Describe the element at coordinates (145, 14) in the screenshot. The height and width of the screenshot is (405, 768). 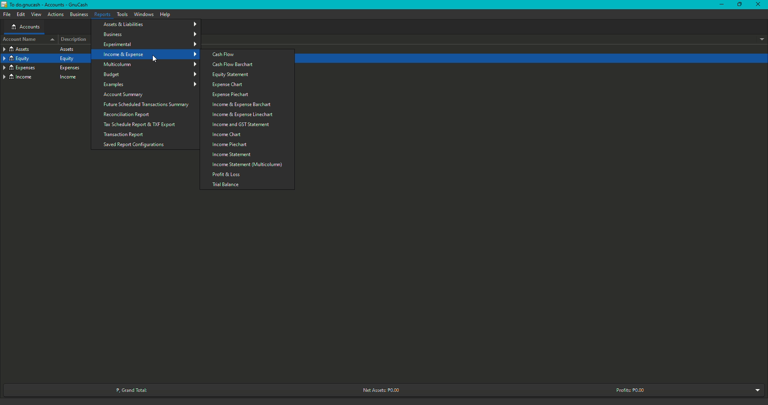
I see `Windows` at that location.